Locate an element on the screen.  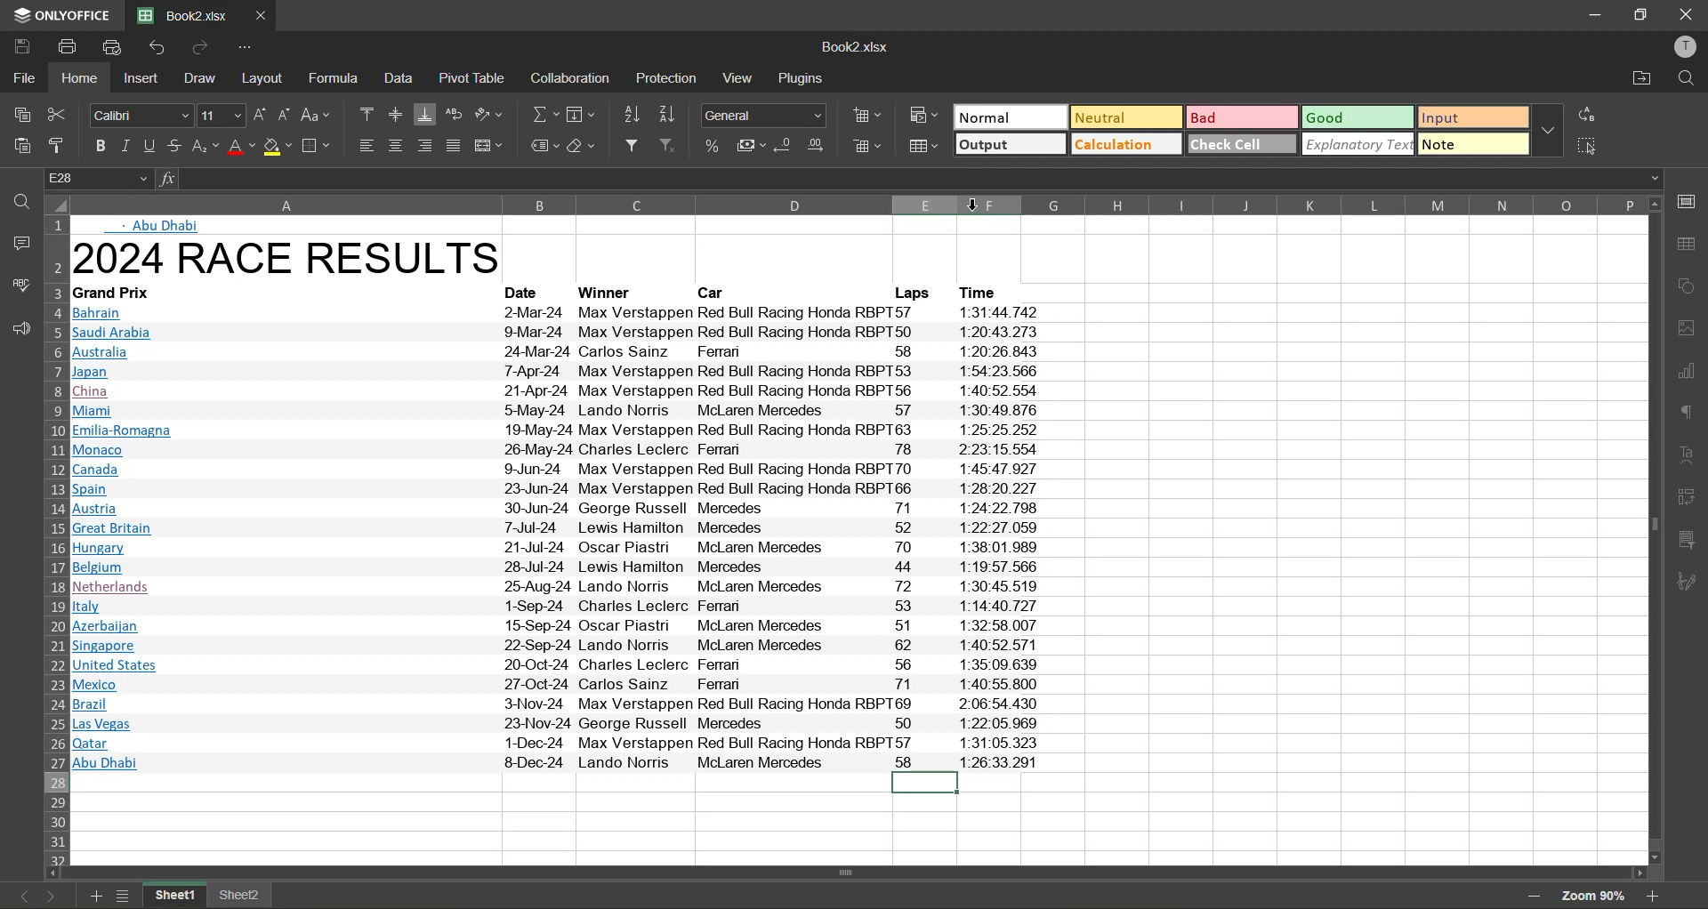
wrap text is located at coordinates (454, 114).